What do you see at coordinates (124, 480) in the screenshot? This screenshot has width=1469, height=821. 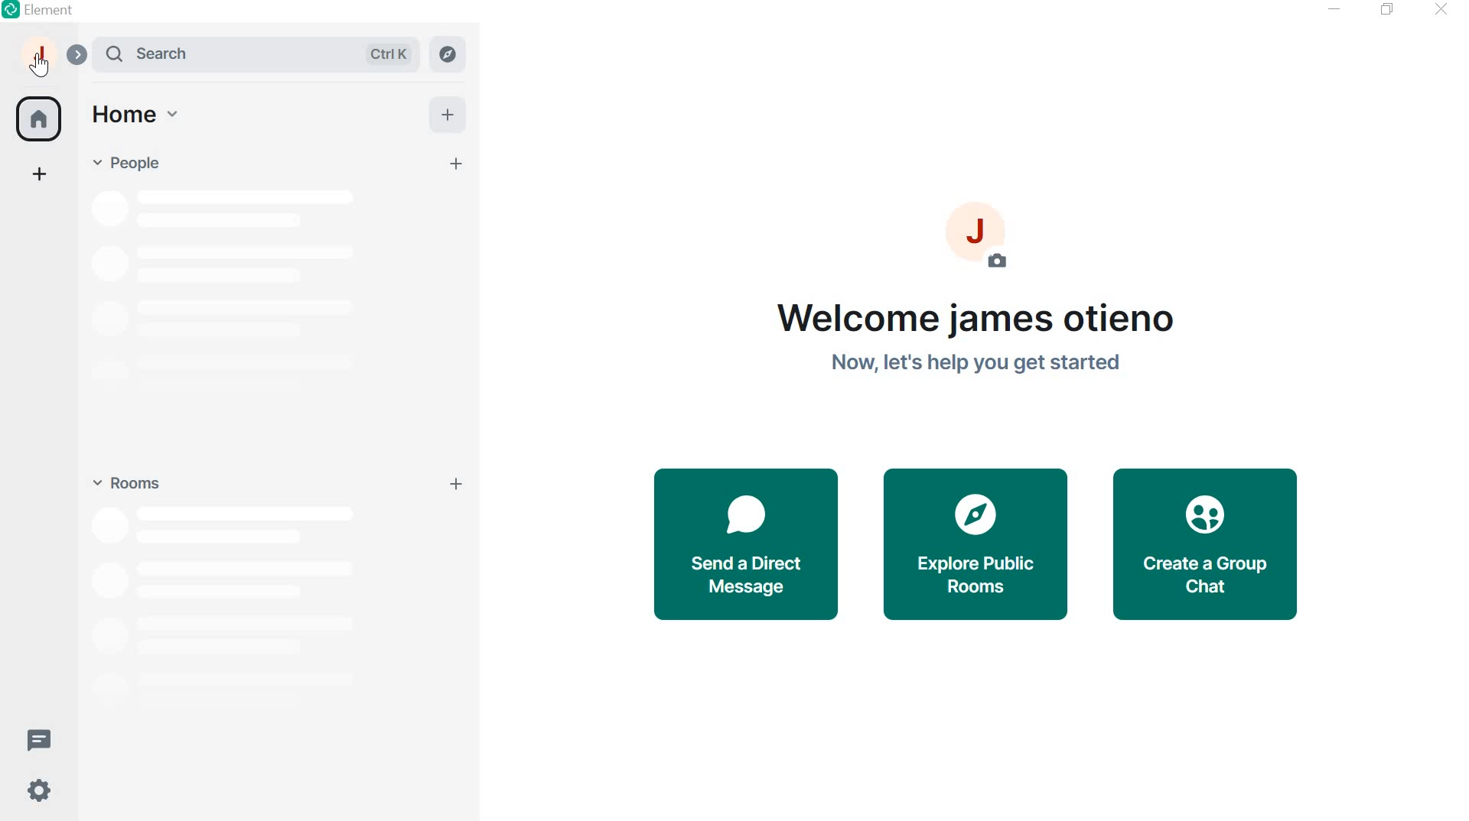 I see `ROOMS` at bounding box center [124, 480].